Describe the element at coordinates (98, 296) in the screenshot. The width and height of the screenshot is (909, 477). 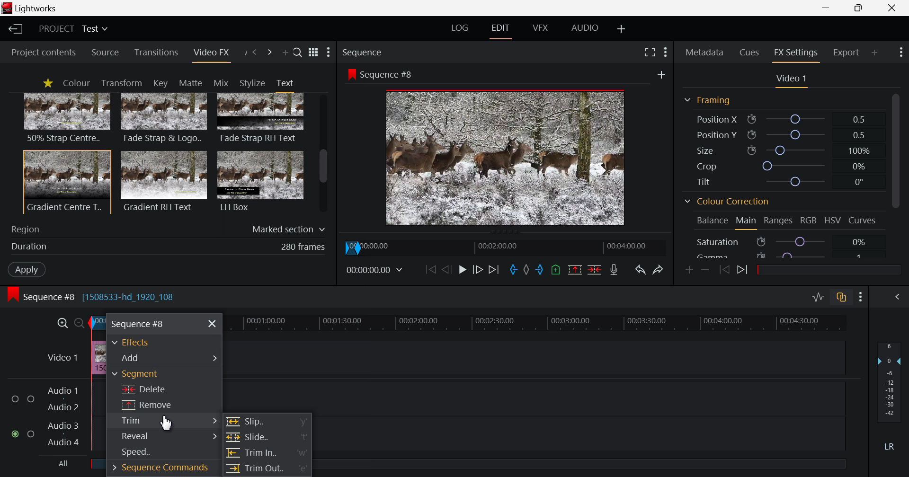
I see `Sequence #8 [1508533-hd_1920_108` at that location.